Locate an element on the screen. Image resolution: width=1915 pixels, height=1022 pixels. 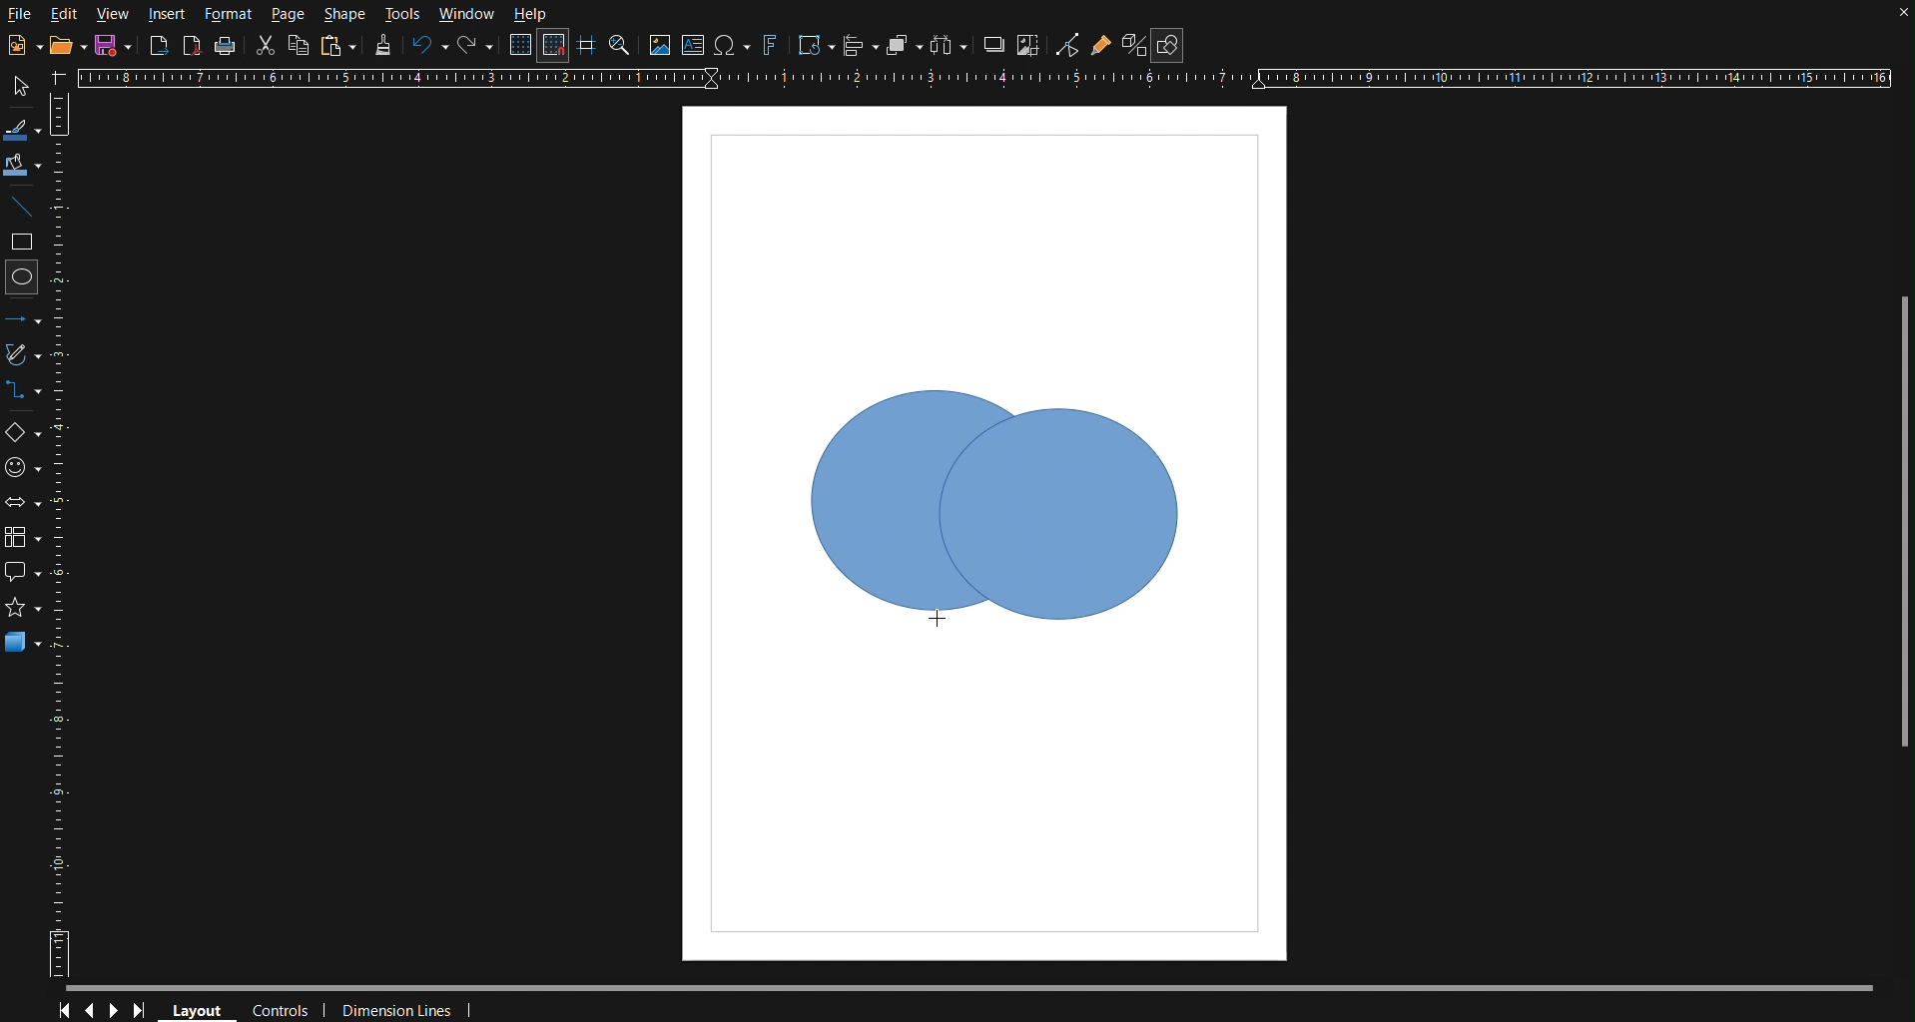
Crop Images is located at coordinates (1031, 46).